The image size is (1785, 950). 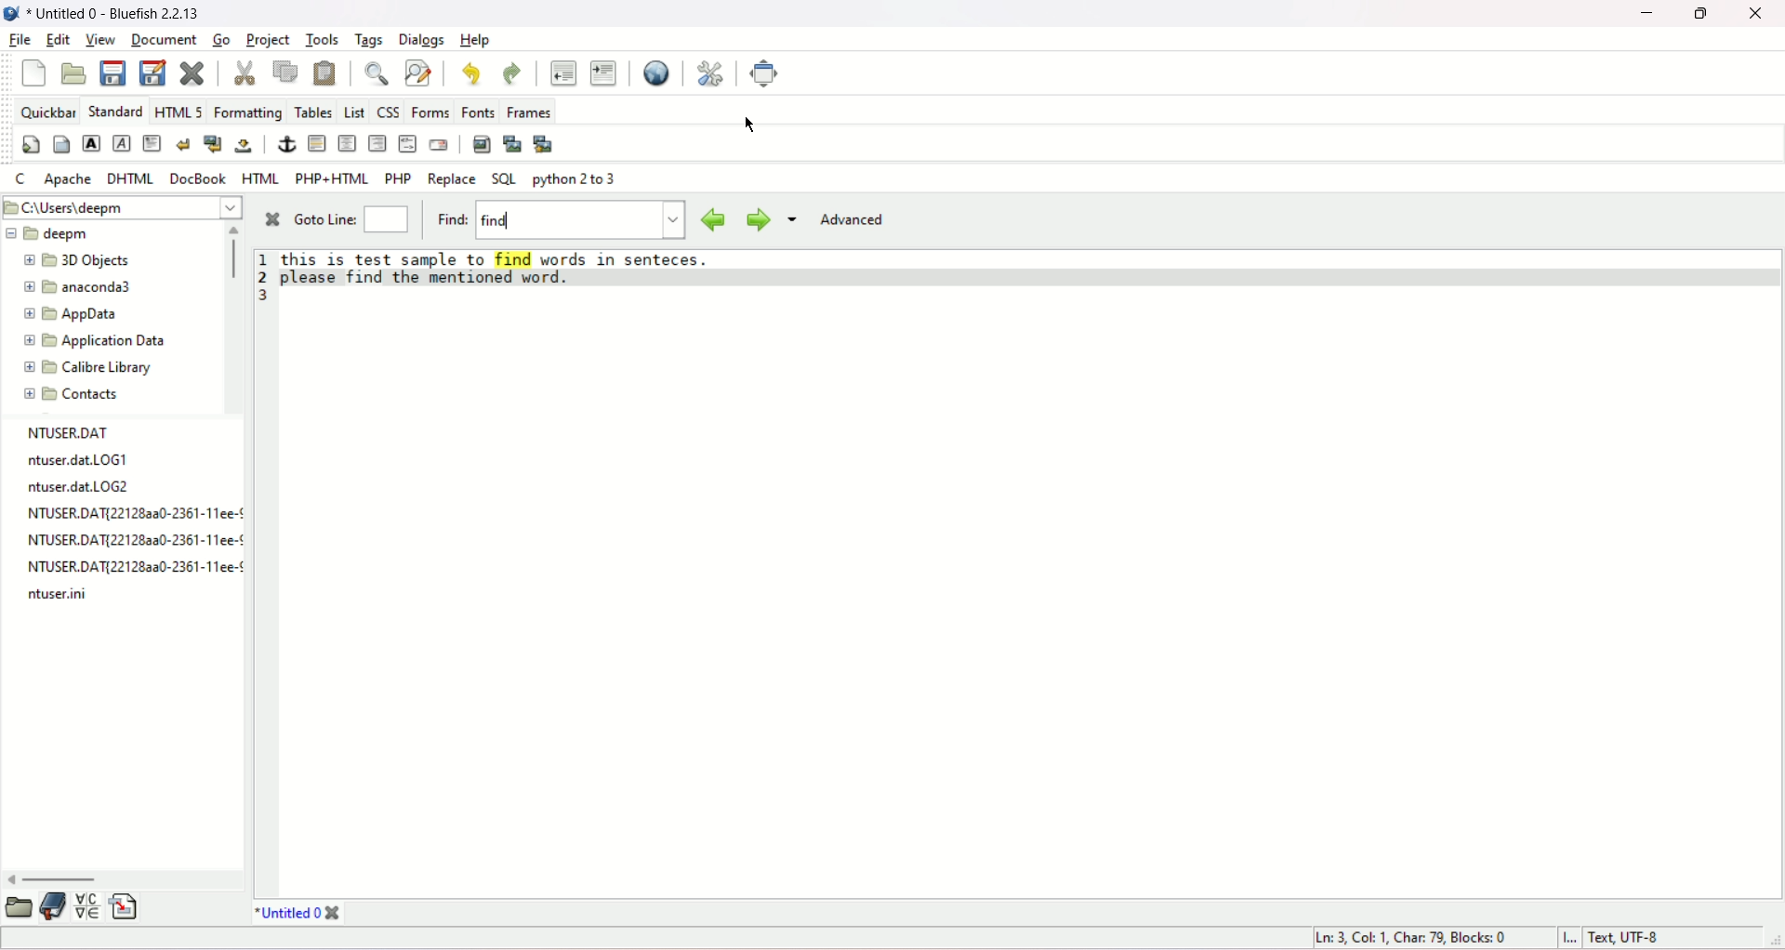 I want to click on Apache, so click(x=69, y=179).